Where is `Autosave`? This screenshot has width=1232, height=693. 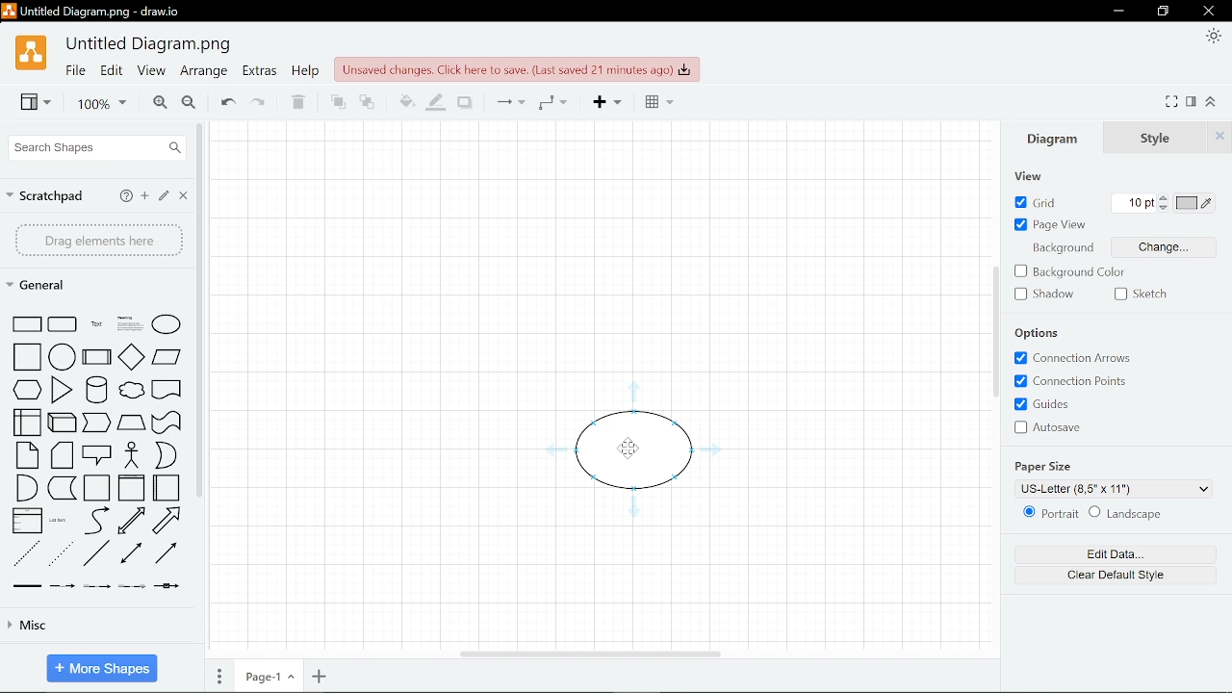 Autosave is located at coordinates (1054, 426).